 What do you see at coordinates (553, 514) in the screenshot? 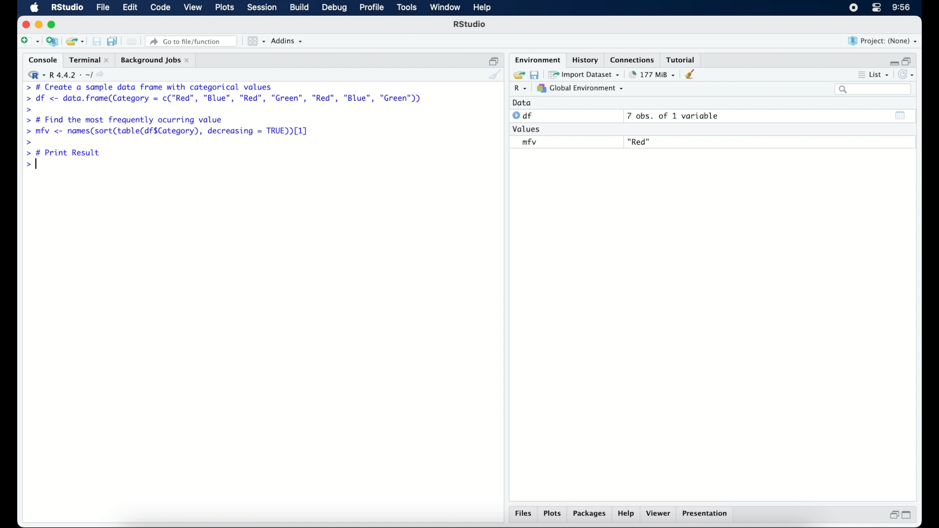
I see `plots` at bounding box center [553, 514].